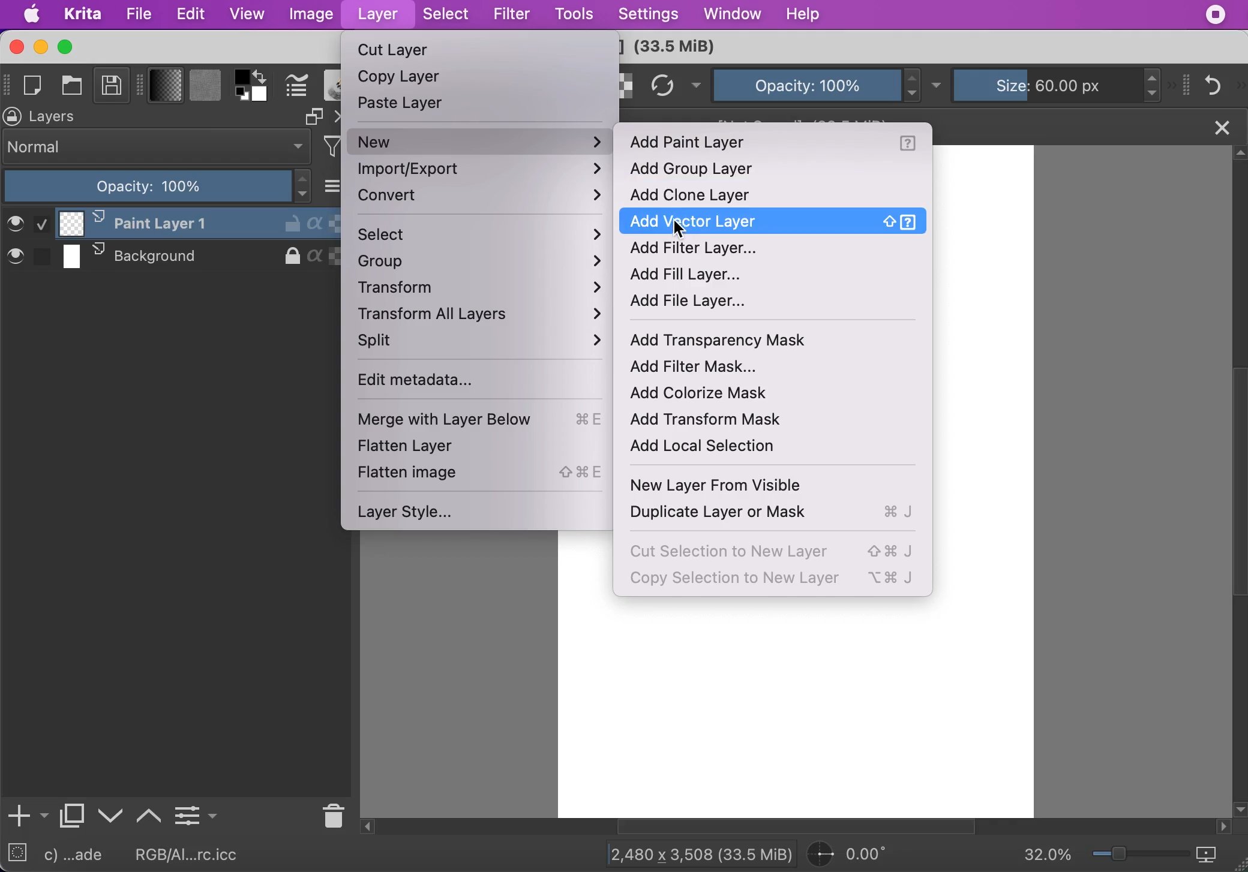  Describe the element at coordinates (715, 422) in the screenshot. I see `add transform mask` at that location.